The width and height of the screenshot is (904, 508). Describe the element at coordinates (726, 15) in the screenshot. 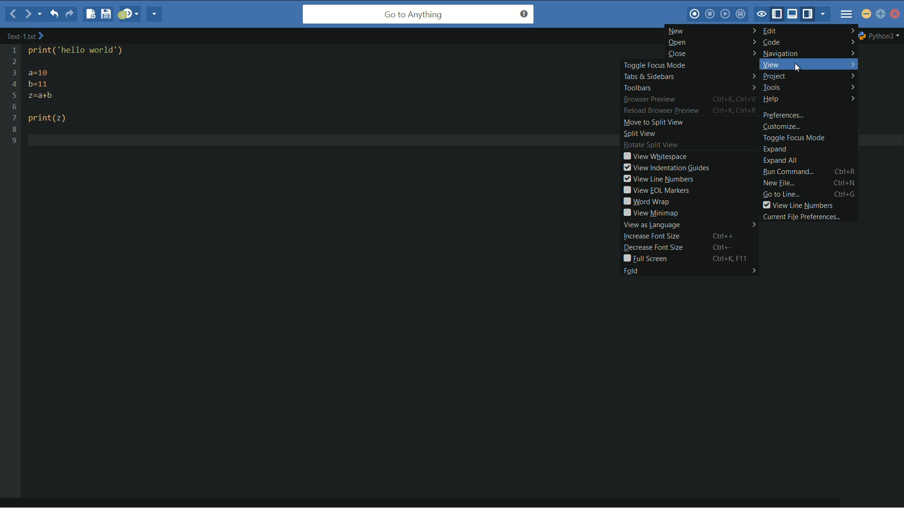

I see `play last macro` at that location.